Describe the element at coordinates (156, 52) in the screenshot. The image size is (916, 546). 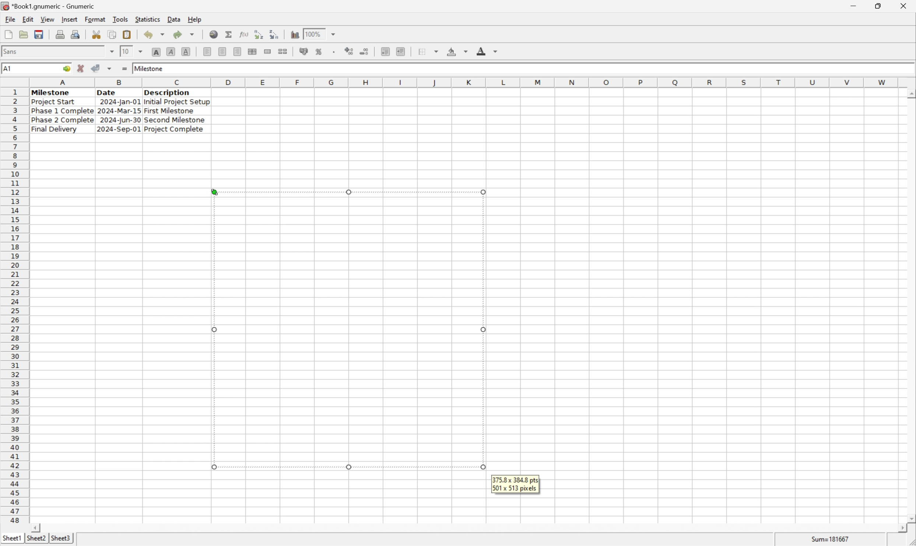
I see `bold` at that location.